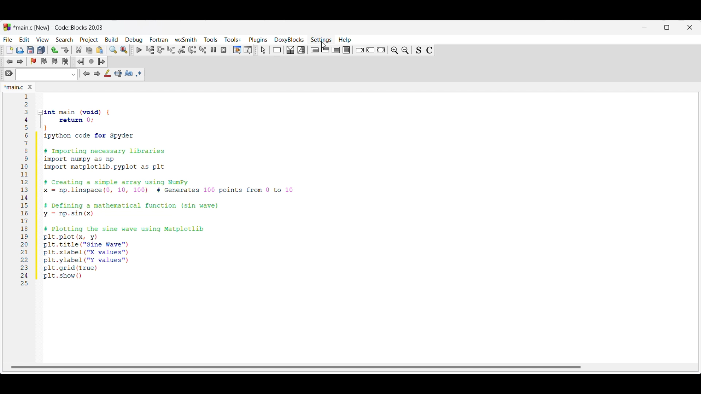 The height and width of the screenshot is (394, 701). Describe the element at coordinates (54, 61) in the screenshot. I see `Next bookmark` at that location.